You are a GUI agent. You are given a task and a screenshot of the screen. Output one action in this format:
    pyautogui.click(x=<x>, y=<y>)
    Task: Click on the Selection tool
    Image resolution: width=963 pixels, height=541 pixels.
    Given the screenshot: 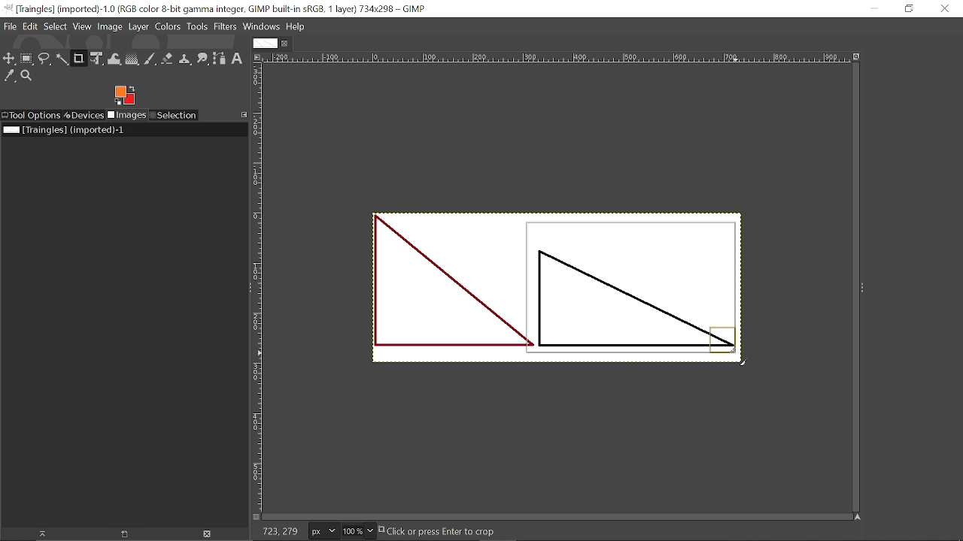 What is the action you would take?
    pyautogui.click(x=174, y=115)
    